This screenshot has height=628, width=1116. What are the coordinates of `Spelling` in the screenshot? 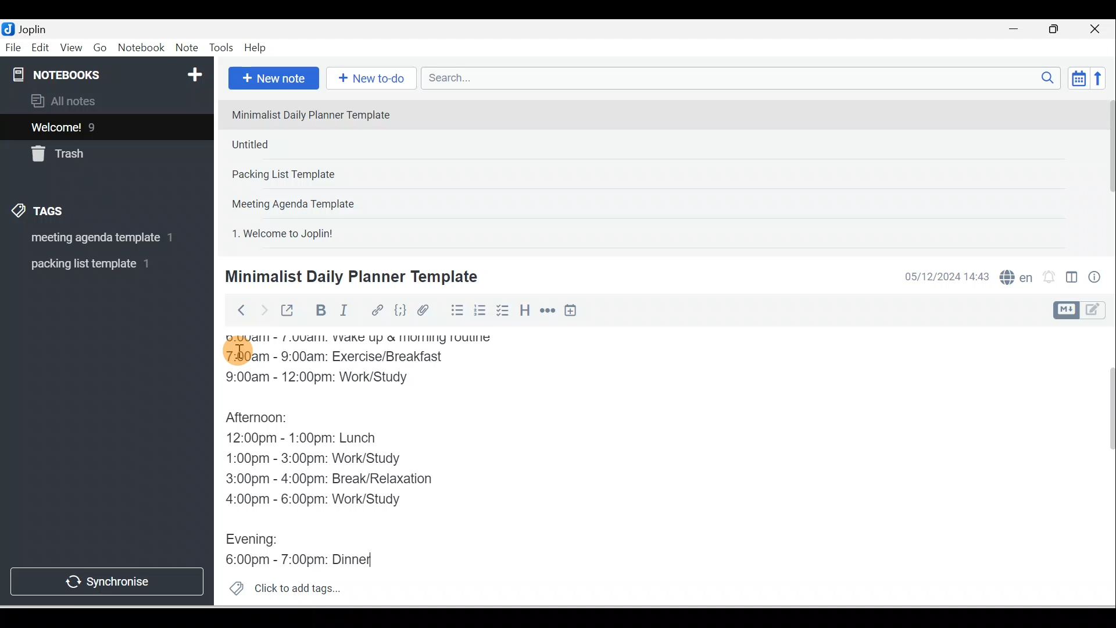 It's located at (1014, 276).